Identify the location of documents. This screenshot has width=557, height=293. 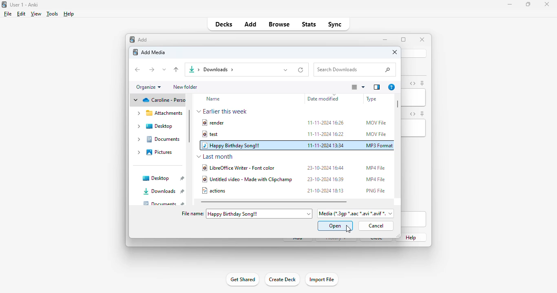
(159, 140).